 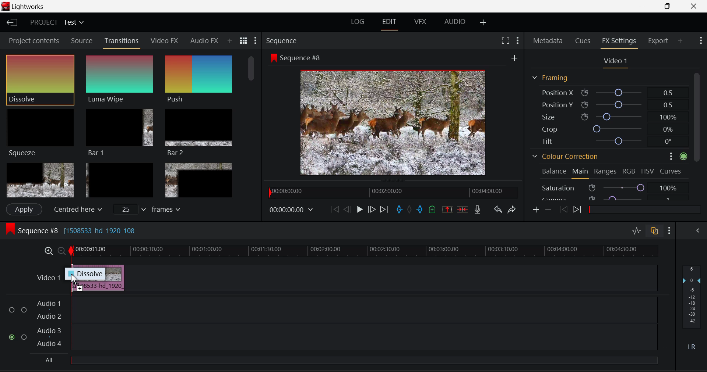 What do you see at coordinates (61, 251) in the screenshot?
I see `Timeline Zoom Out` at bounding box center [61, 251].